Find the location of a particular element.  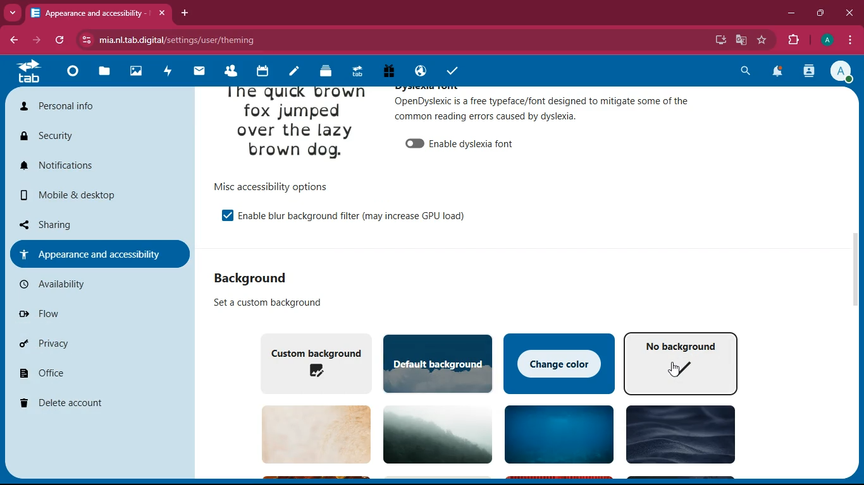

desktop is located at coordinates (718, 40).